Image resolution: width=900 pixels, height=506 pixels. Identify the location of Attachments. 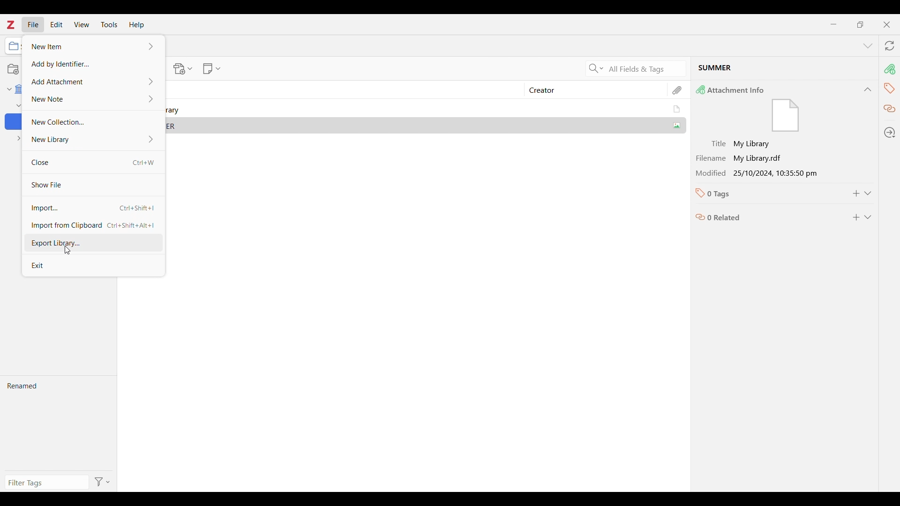
(678, 90).